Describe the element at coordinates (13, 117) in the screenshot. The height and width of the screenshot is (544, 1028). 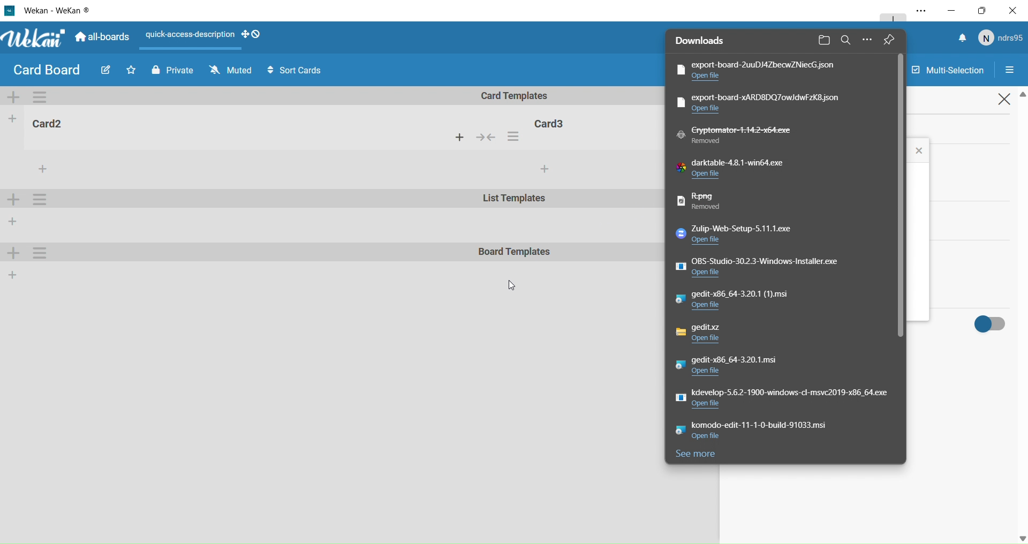
I see `` at that location.